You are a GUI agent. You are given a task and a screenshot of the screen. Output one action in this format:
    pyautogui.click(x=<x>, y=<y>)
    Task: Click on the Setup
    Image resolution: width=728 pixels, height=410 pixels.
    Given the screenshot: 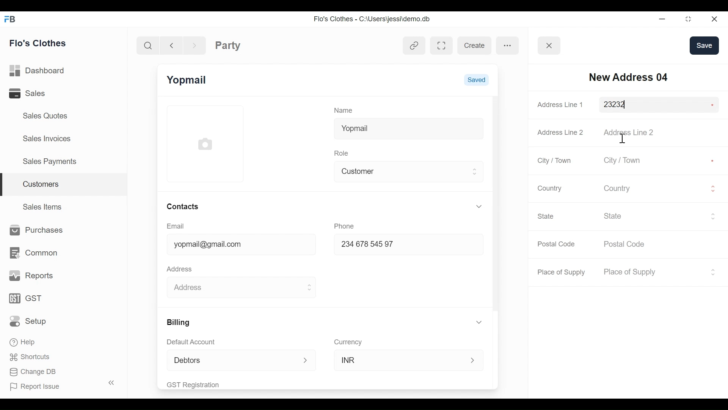 What is the action you would take?
    pyautogui.click(x=30, y=321)
    